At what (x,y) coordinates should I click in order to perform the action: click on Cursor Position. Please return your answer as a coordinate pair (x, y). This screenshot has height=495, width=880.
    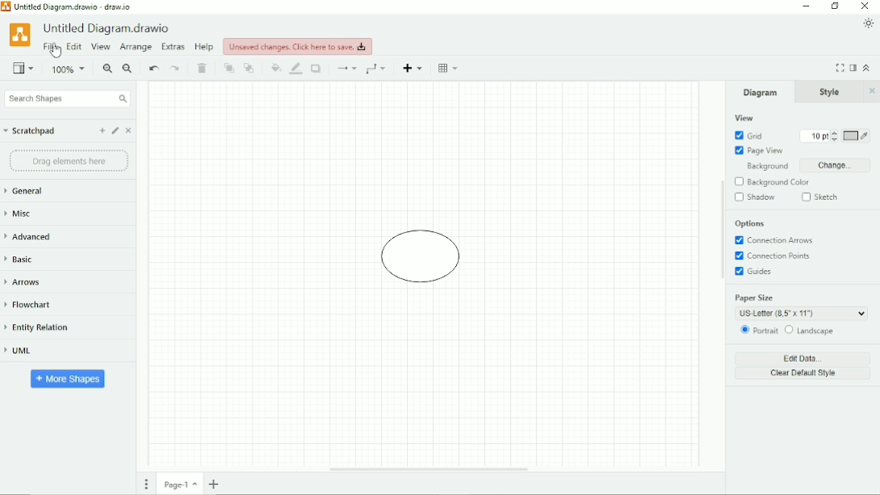
    Looking at the image, I should click on (55, 50).